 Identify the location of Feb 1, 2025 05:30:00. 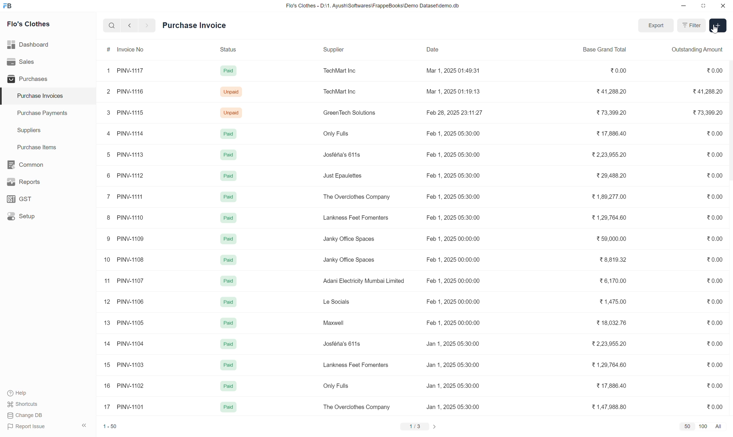
(453, 217).